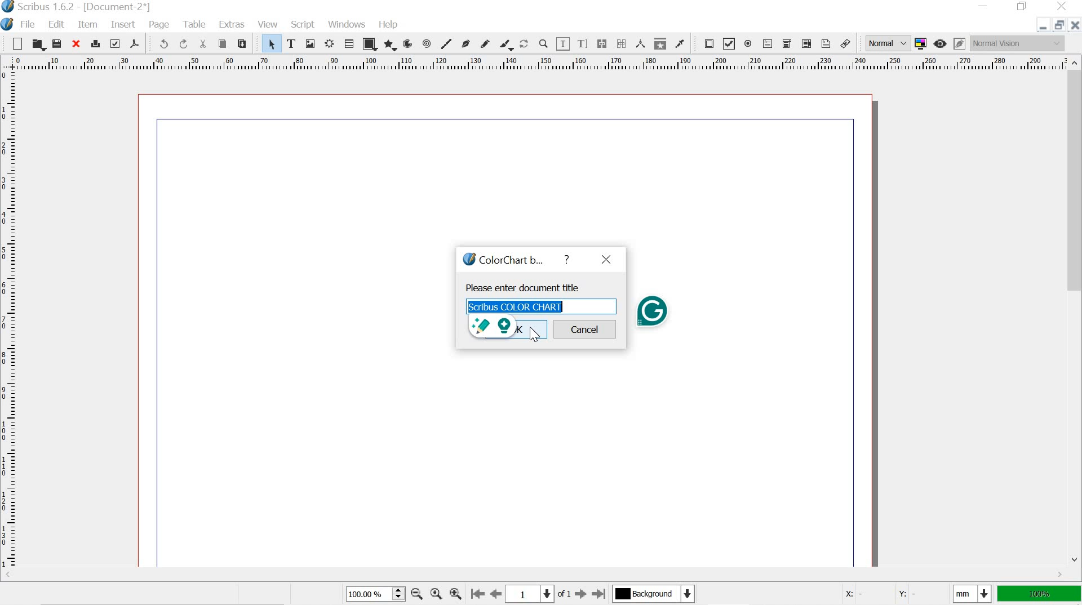  What do you see at coordinates (653, 594) in the screenshot?
I see `Background color` at bounding box center [653, 594].